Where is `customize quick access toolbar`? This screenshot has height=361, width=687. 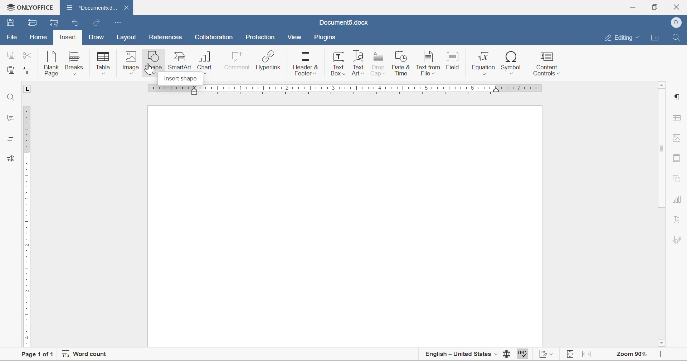 customize quick access toolbar is located at coordinates (117, 22).